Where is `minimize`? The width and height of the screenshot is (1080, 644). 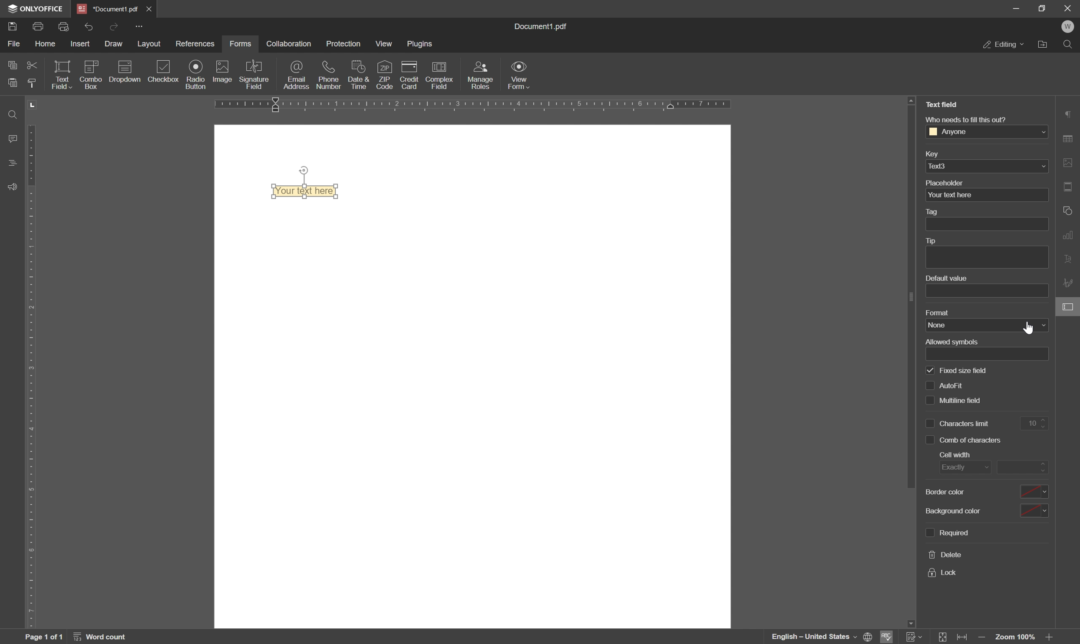
minimize is located at coordinates (1017, 9).